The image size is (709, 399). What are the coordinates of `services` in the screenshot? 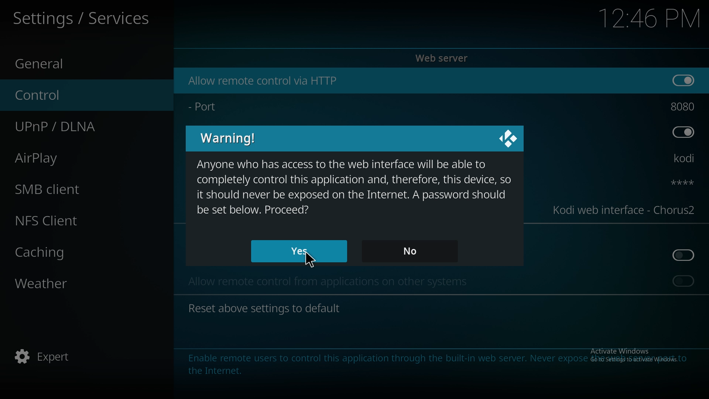 It's located at (85, 18).